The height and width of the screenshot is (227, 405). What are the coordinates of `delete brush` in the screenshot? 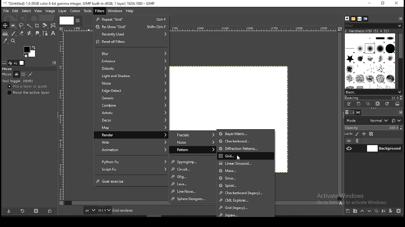 It's located at (378, 104).